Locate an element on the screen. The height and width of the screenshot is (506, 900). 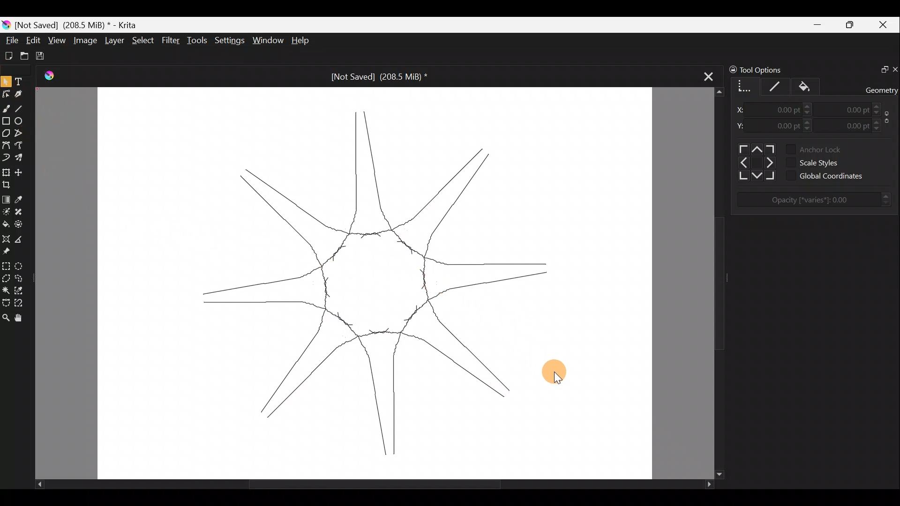
Decrease is located at coordinates (884, 113).